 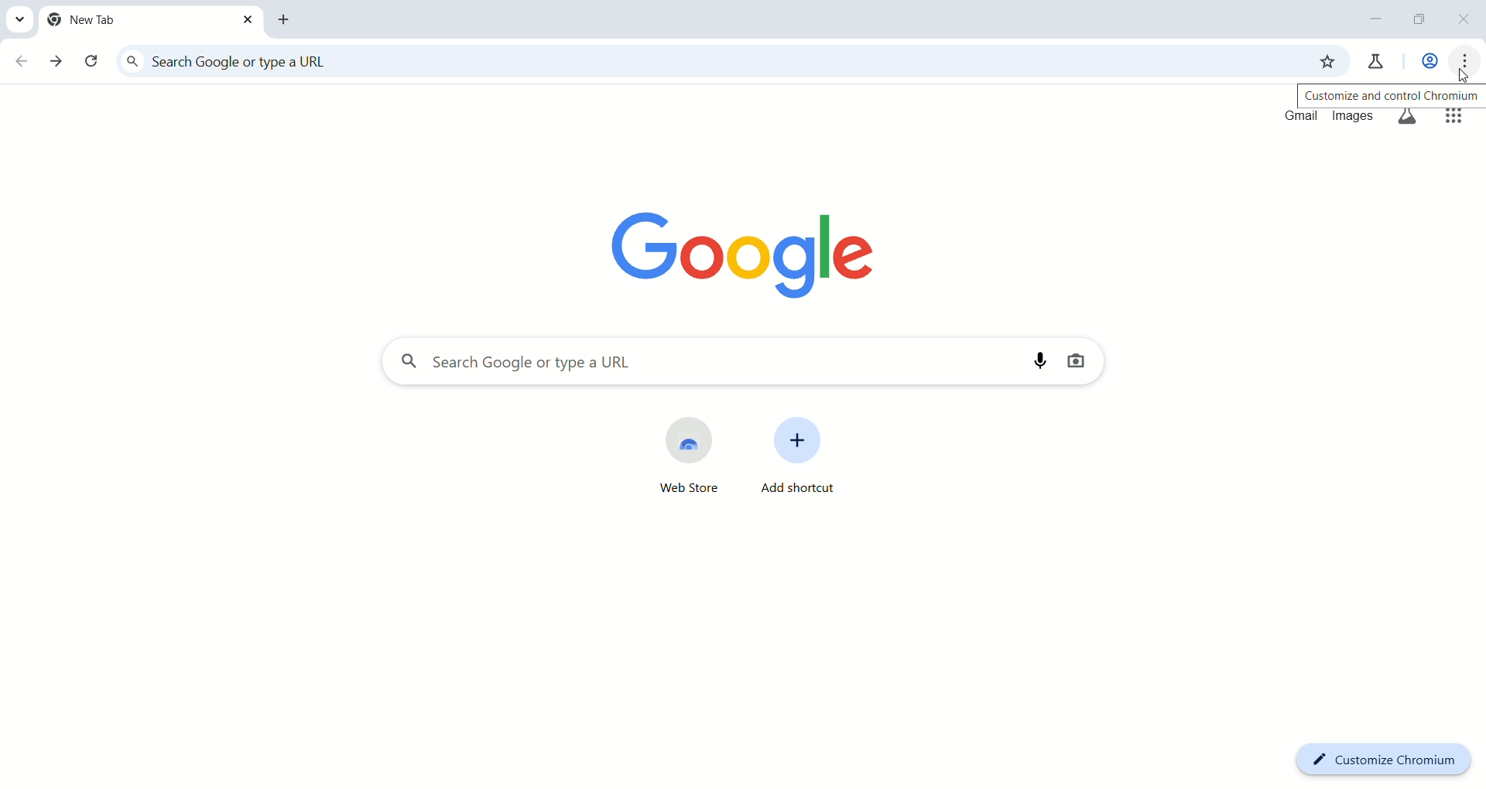 What do you see at coordinates (1077, 360) in the screenshot?
I see `search by image` at bounding box center [1077, 360].